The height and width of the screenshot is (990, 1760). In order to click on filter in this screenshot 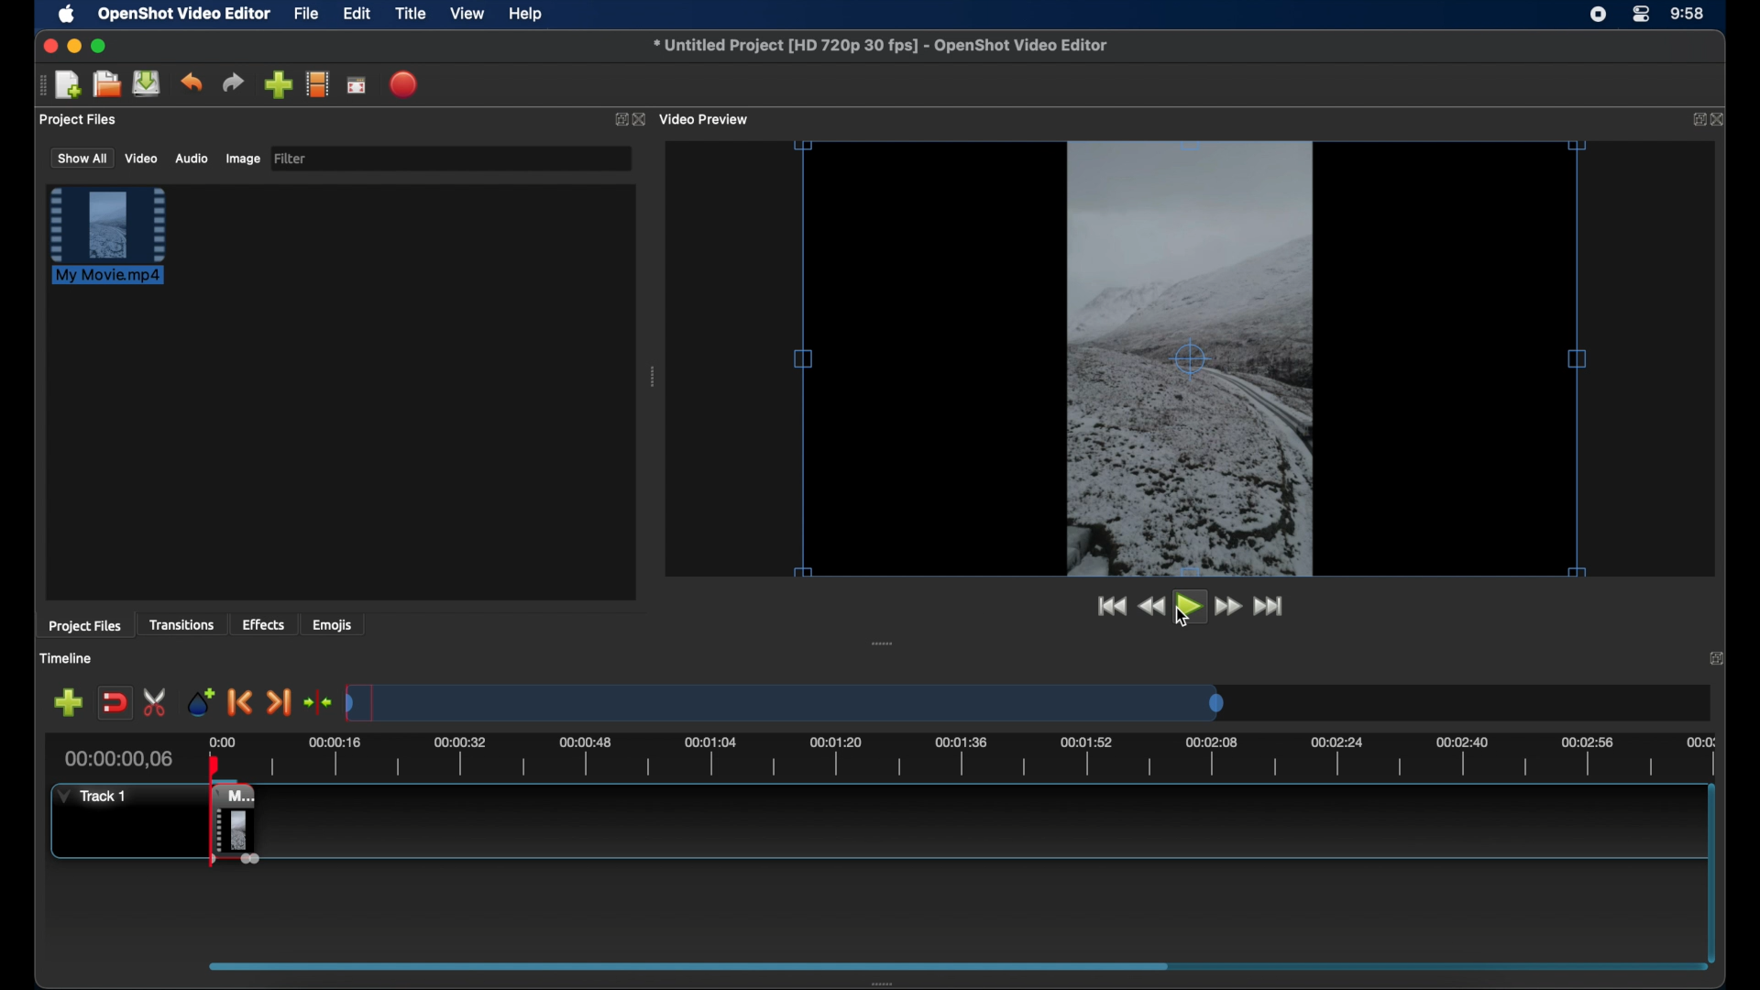, I will do `click(291, 159)`.